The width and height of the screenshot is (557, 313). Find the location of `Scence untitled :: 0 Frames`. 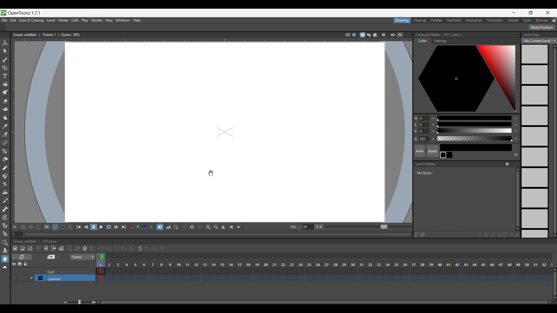

Scence untitled :: 0 Frames is located at coordinates (34, 242).